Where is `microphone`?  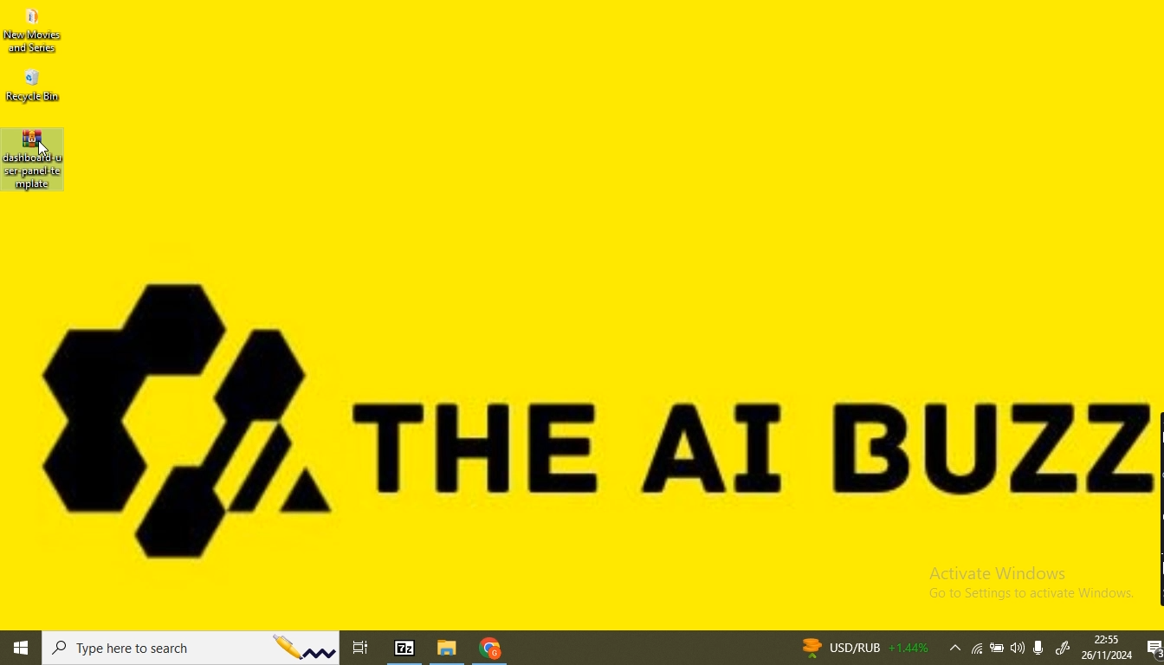
microphone is located at coordinates (1043, 646).